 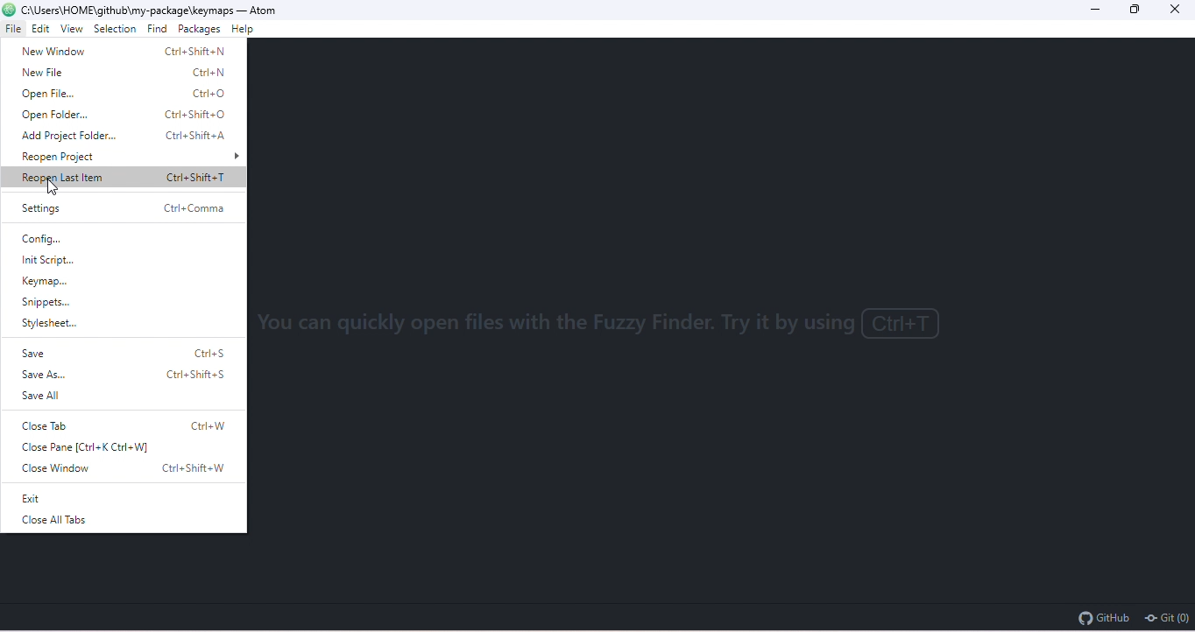 I want to click on minimize, so click(x=1092, y=11).